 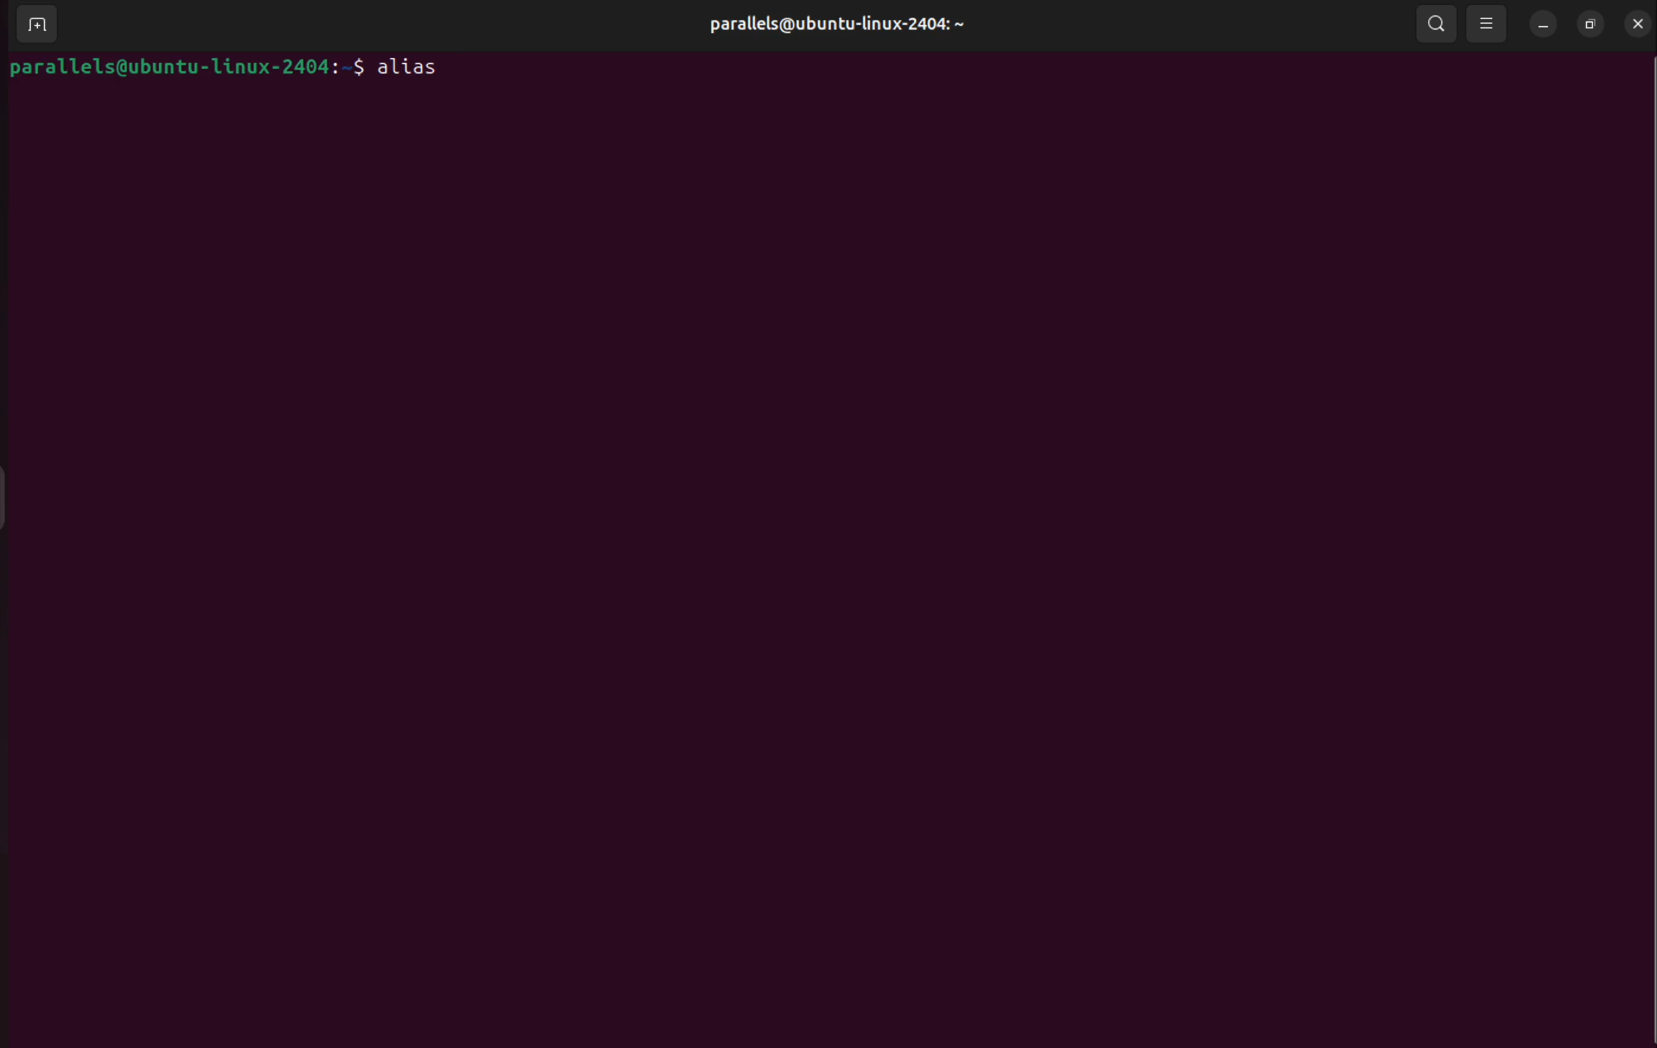 I want to click on close, so click(x=1638, y=23).